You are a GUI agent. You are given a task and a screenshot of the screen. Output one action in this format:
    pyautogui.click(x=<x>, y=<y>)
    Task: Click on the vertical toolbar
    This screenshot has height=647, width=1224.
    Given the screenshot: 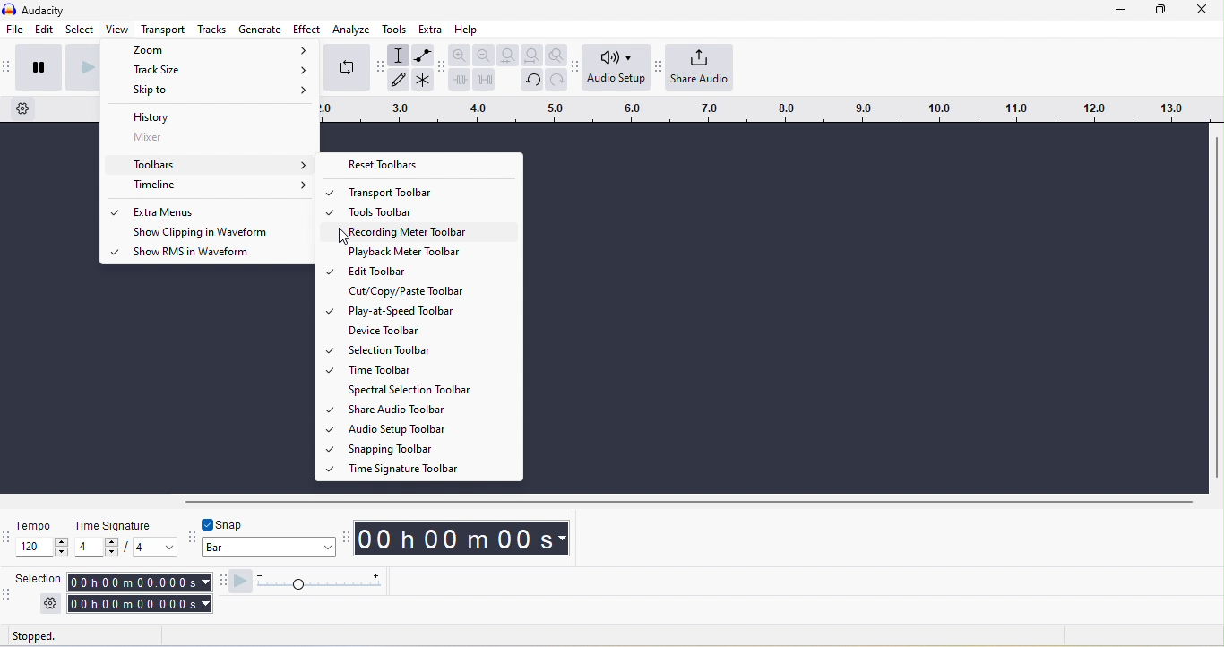 What is the action you would take?
    pyautogui.click(x=1217, y=307)
    